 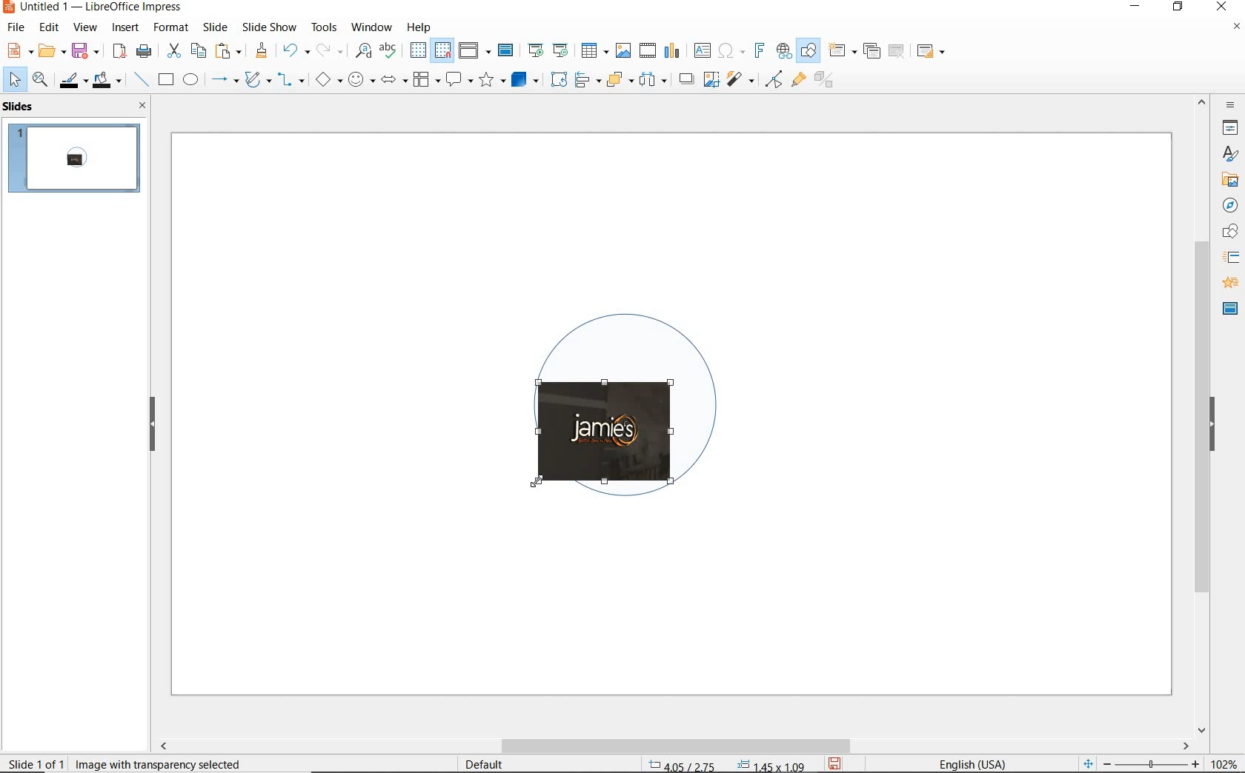 I want to click on format, so click(x=170, y=27).